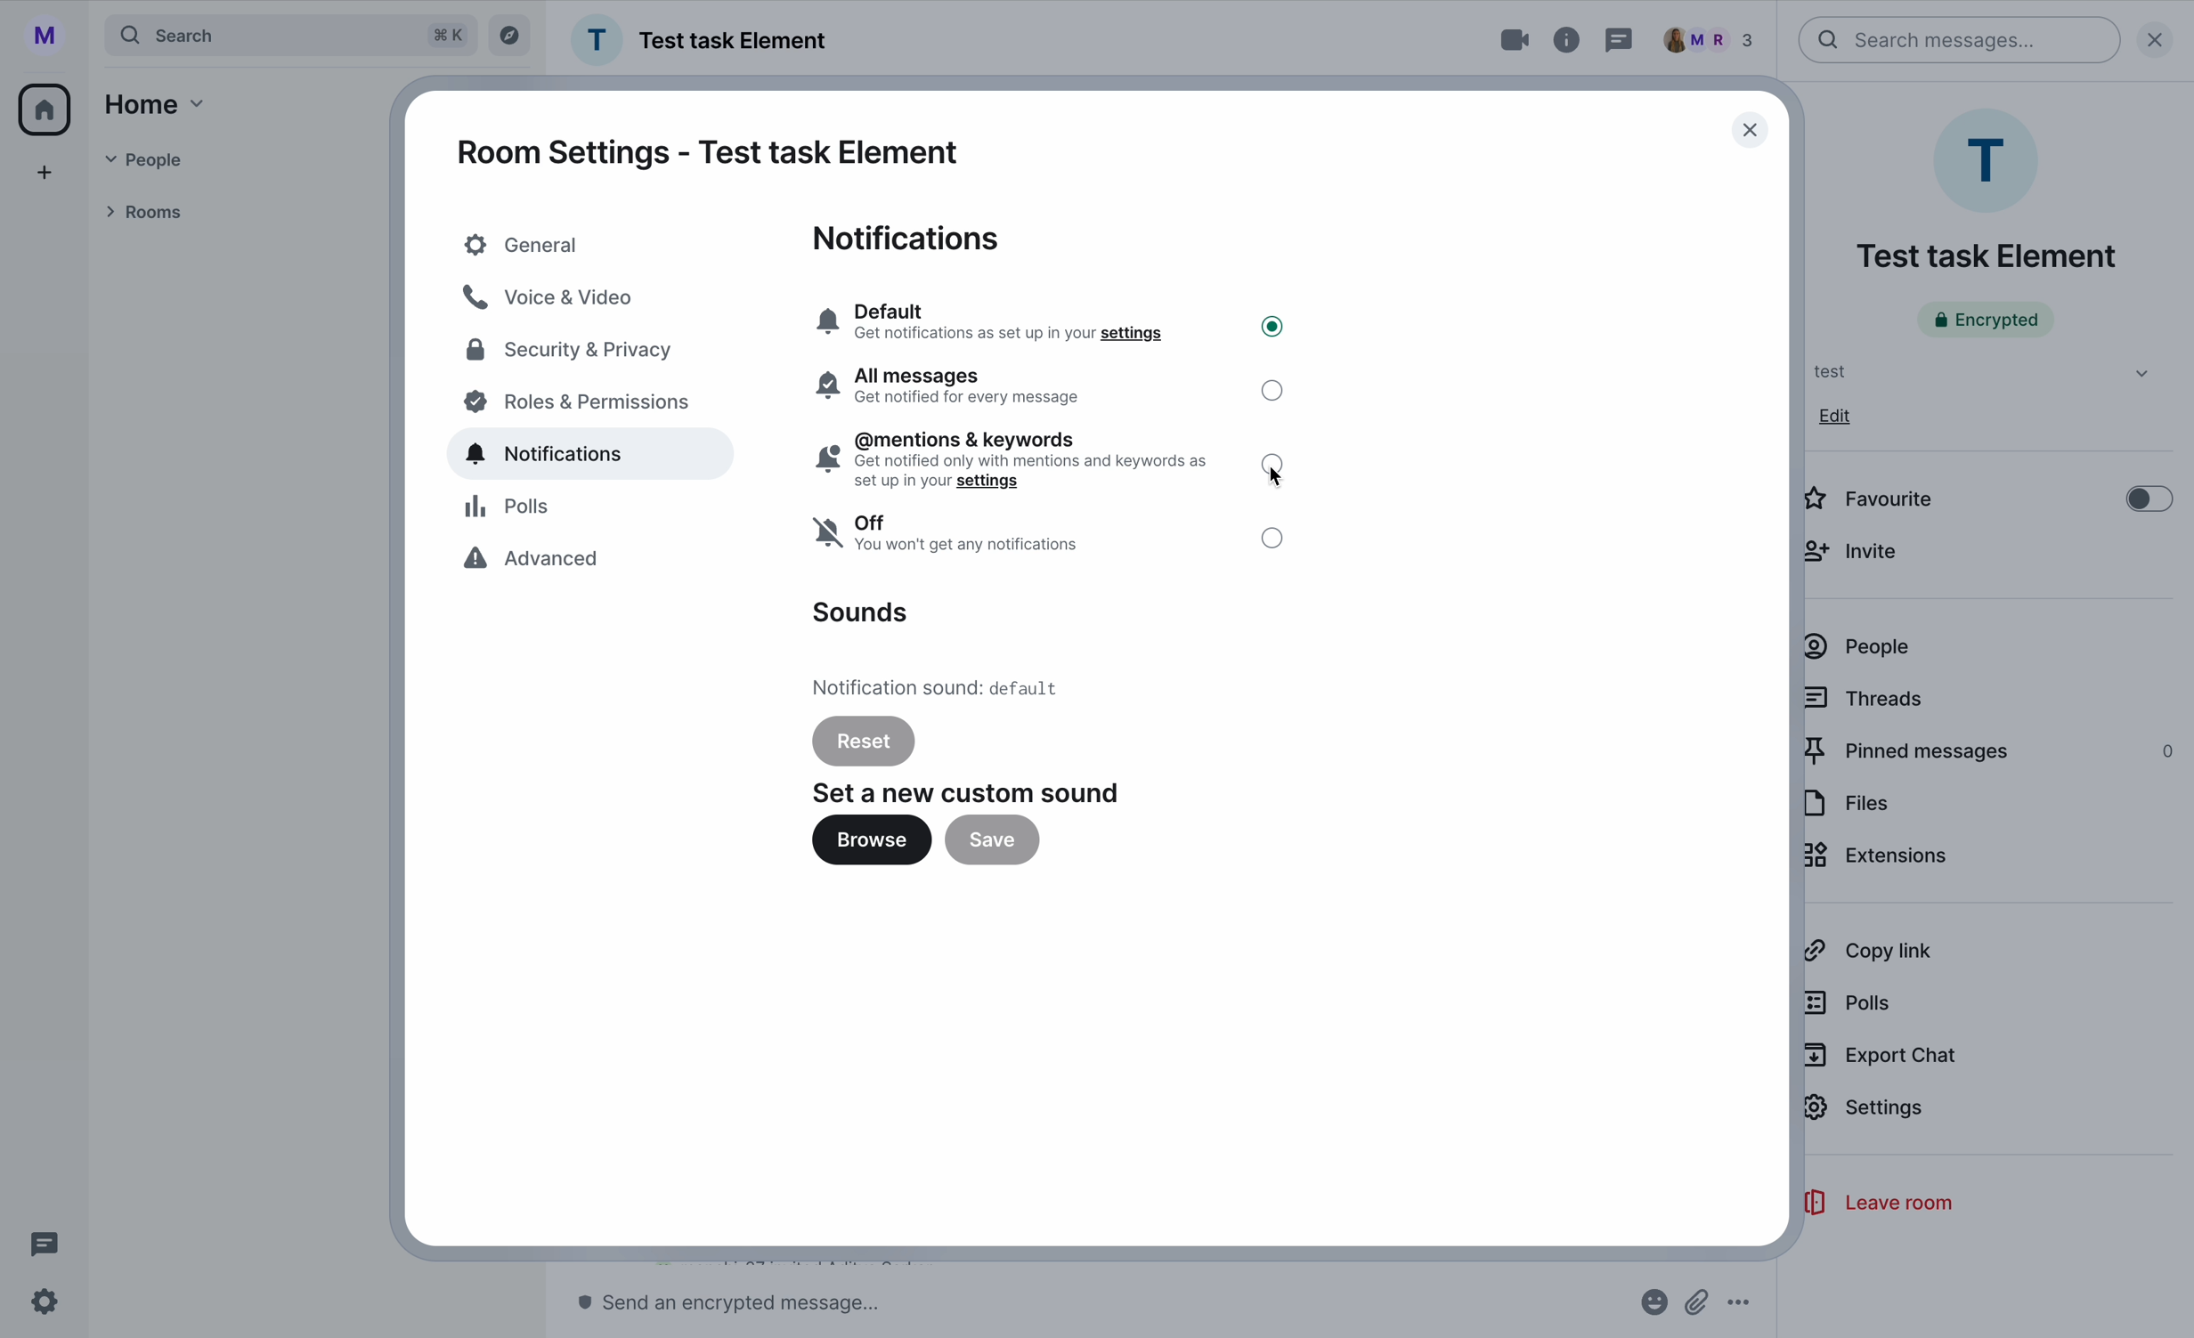  What do you see at coordinates (970, 792) in the screenshot?
I see `set a new custom sound` at bounding box center [970, 792].